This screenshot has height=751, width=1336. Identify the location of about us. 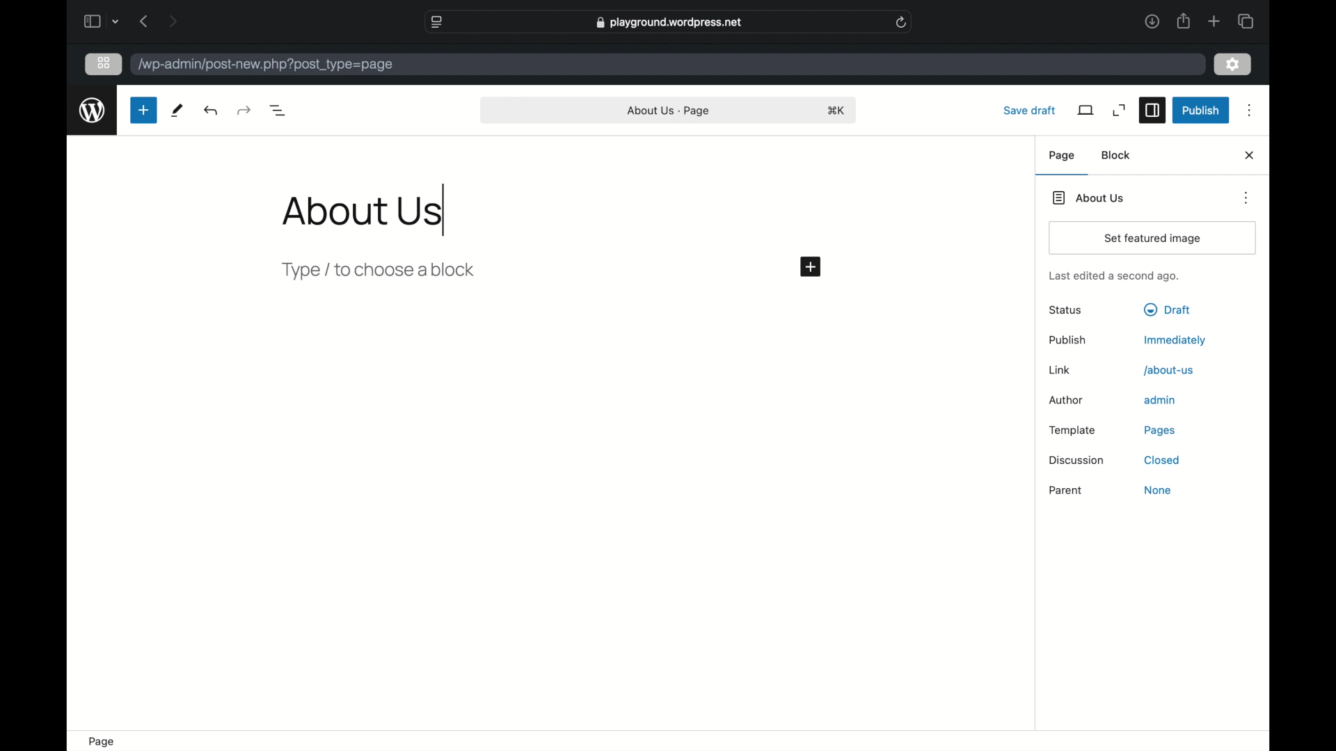
(1169, 371).